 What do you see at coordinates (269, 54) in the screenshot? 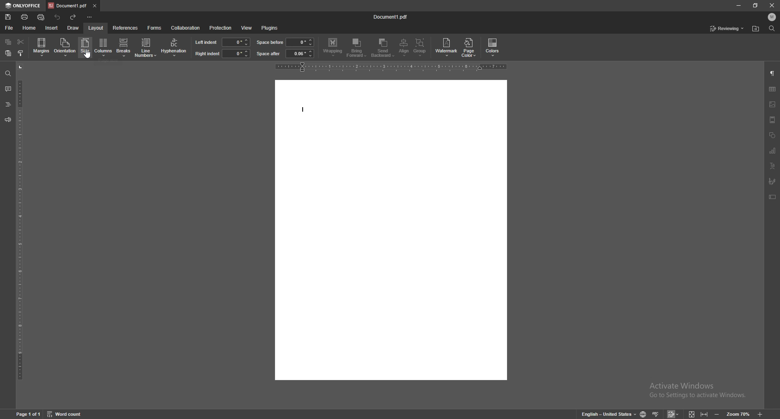
I see `space after` at bounding box center [269, 54].